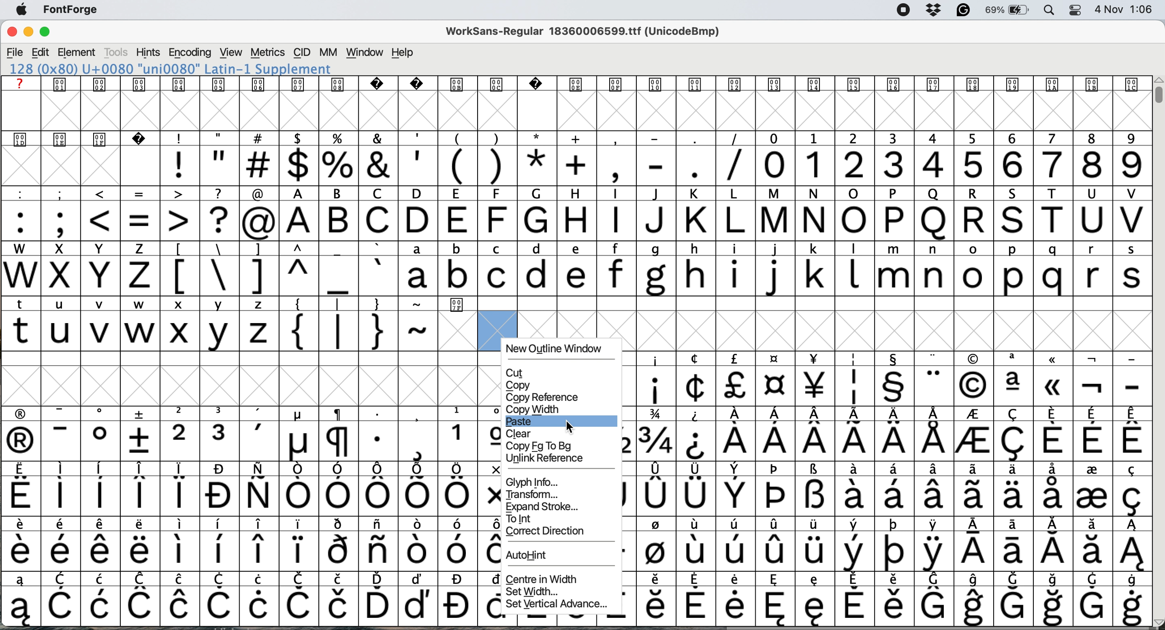 This screenshot has width=1165, height=630. What do you see at coordinates (533, 592) in the screenshot?
I see `set width...` at bounding box center [533, 592].